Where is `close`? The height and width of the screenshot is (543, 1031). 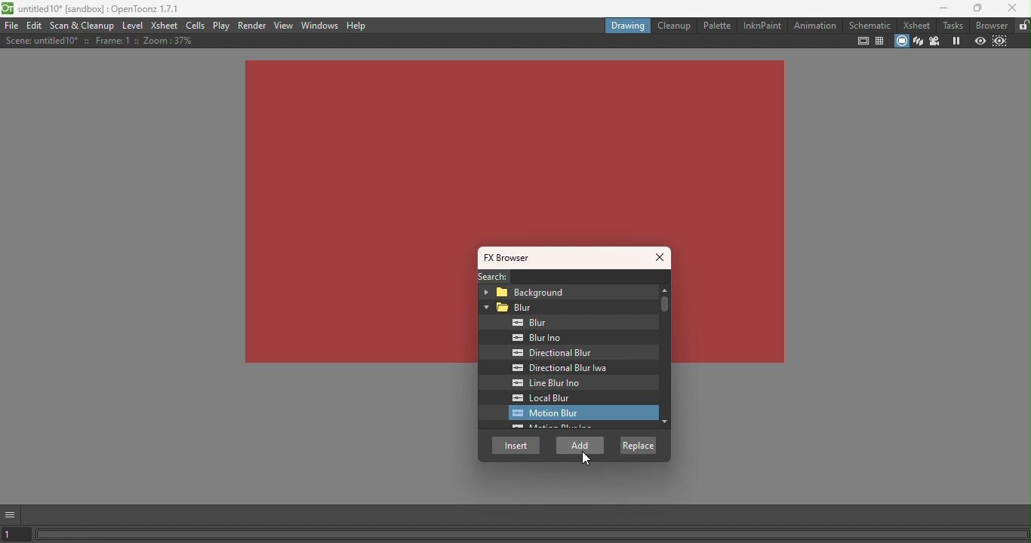 close is located at coordinates (1013, 7).